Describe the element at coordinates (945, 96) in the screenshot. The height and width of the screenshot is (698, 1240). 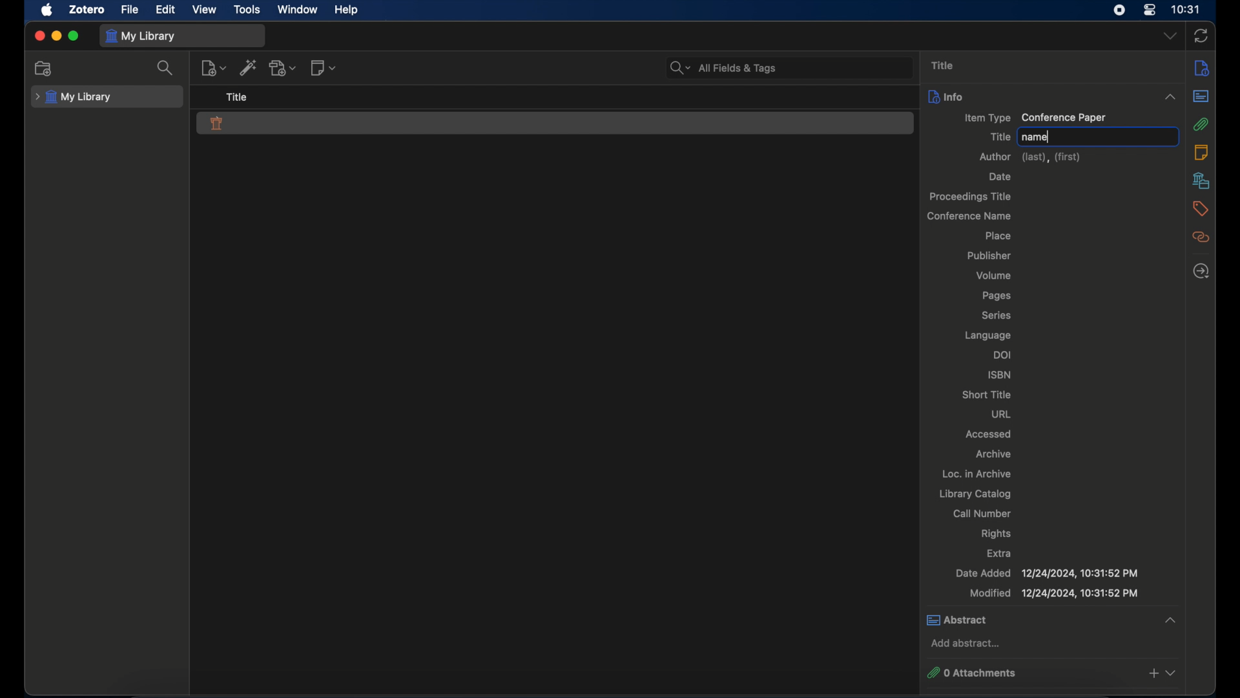
I see `info` at that location.